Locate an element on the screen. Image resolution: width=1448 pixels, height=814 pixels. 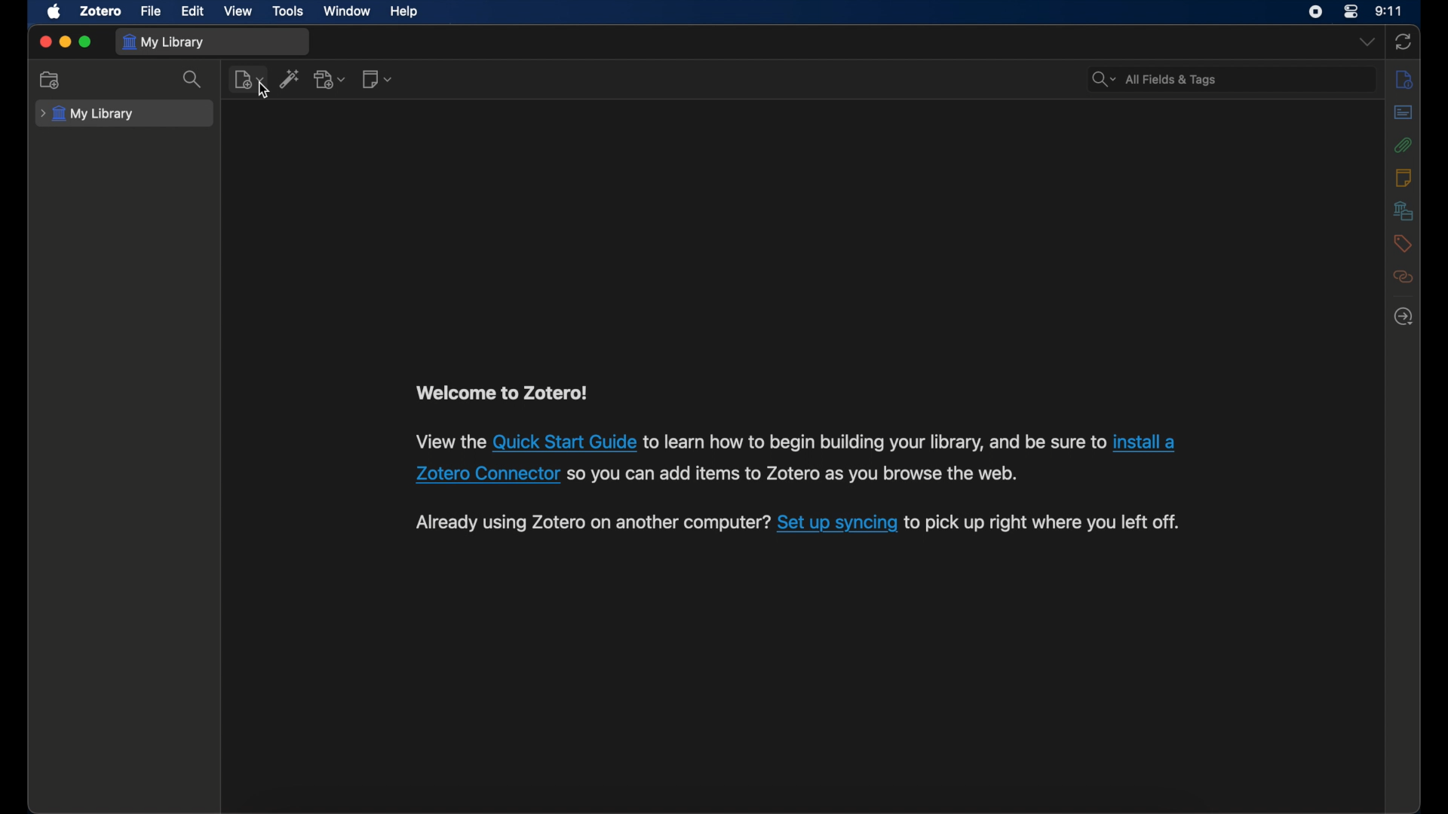
time is located at coordinates (1388, 11).